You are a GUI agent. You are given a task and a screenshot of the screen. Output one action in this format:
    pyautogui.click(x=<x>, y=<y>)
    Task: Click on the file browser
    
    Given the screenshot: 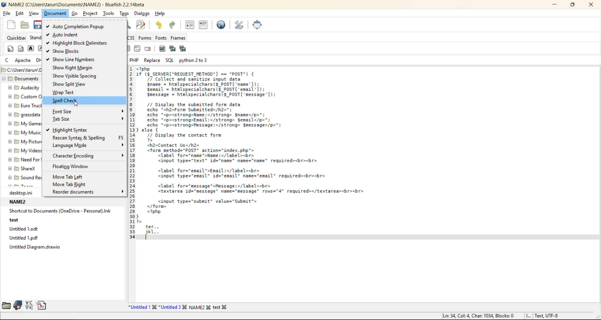 What is the action you would take?
    pyautogui.click(x=7, y=305)
    